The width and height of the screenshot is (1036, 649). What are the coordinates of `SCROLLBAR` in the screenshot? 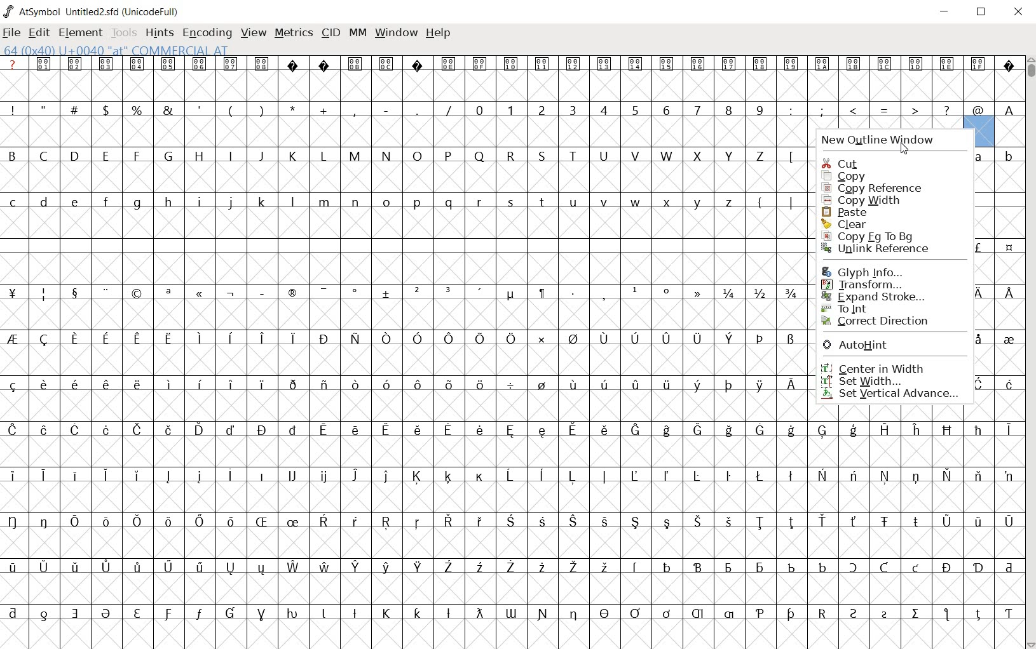 It's located at (1030, 353).